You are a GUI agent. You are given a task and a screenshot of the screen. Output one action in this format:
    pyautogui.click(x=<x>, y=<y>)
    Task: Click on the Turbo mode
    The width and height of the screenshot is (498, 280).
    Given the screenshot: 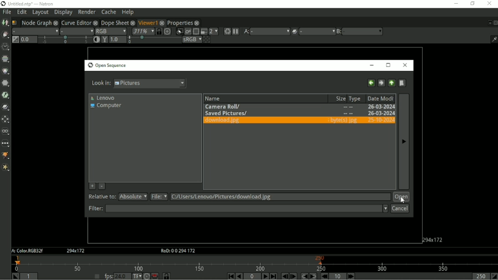 What is the action you would take?
    pyautogui.click(x=146, y=276)
    